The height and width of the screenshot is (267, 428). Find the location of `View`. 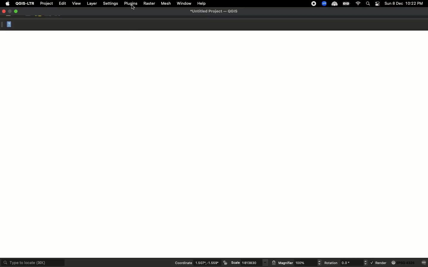

View is located at coordinates (76, 3).